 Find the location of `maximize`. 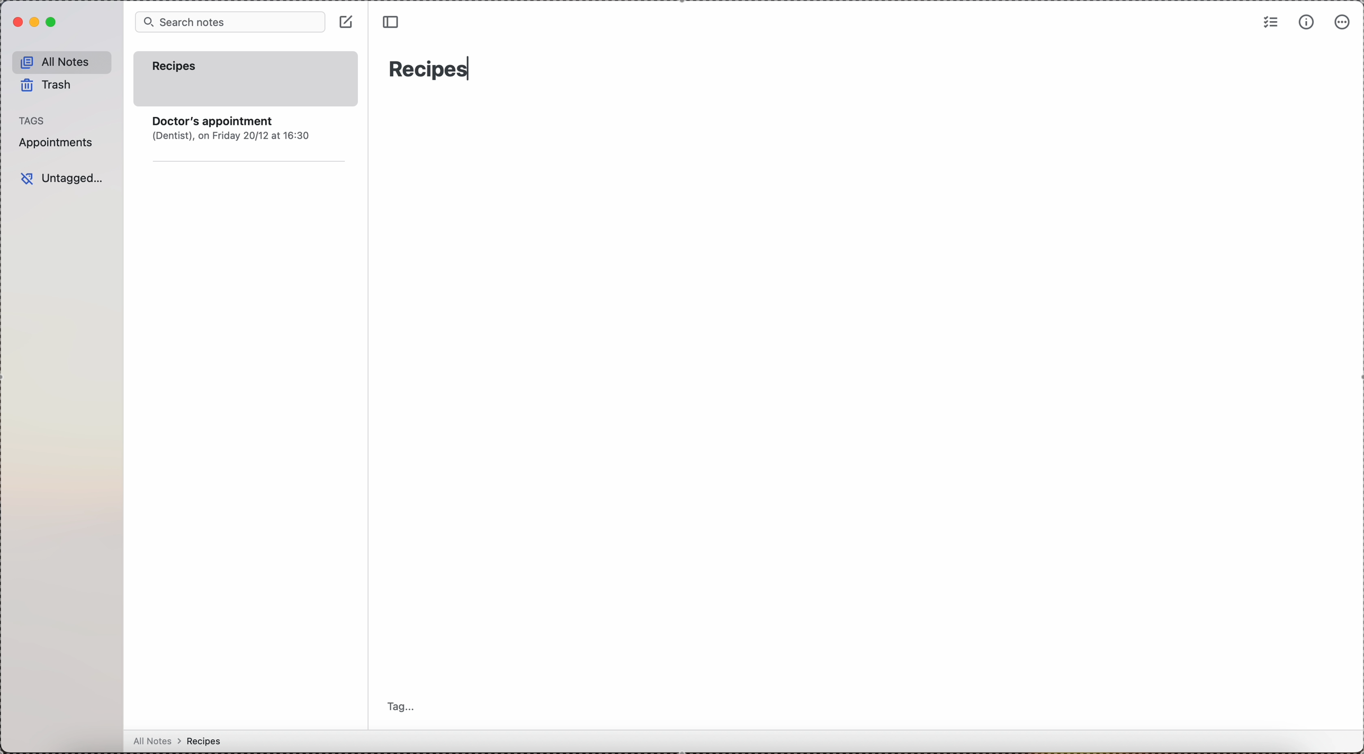

maximize is located at coordinates (55, 23).